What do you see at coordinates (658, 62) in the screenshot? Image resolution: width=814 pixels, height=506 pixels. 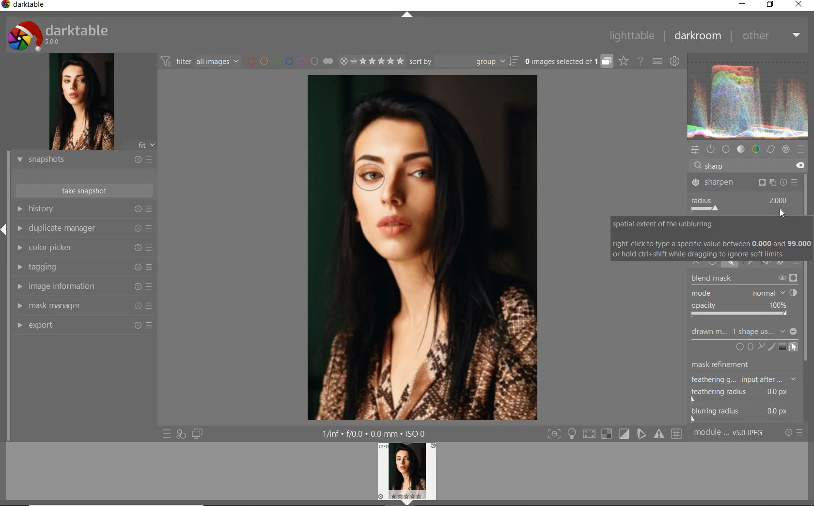 I see `set keyboard shortcuts` at bounding box center [658, 62].